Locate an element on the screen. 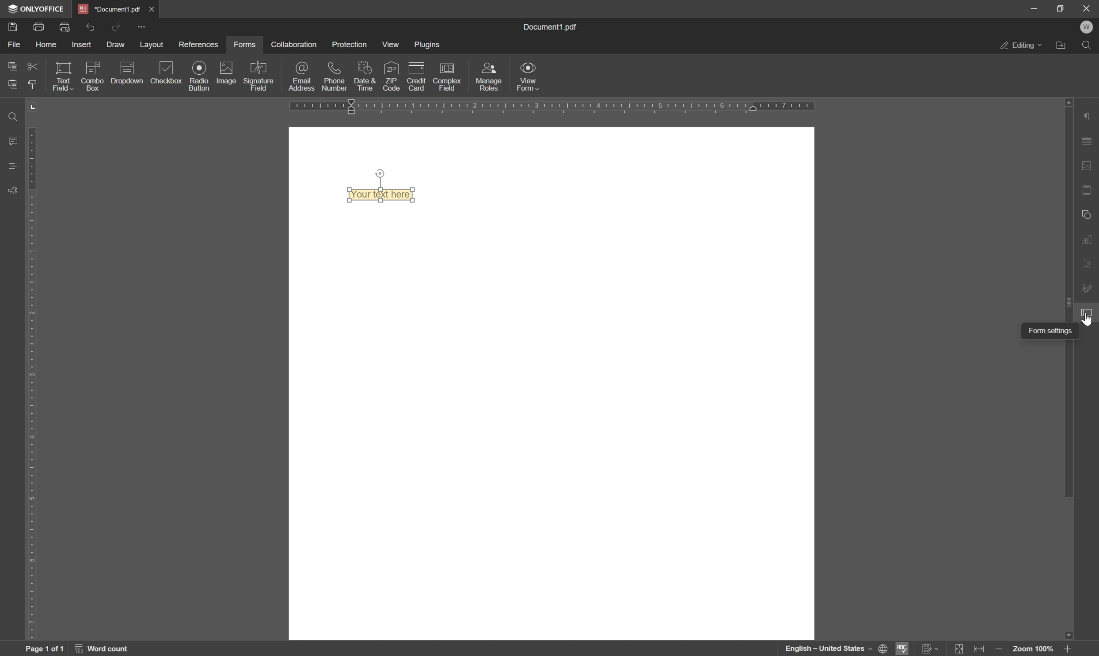 This screenshot has width=1099, height=656. icon is located at coordinates (92, 68).